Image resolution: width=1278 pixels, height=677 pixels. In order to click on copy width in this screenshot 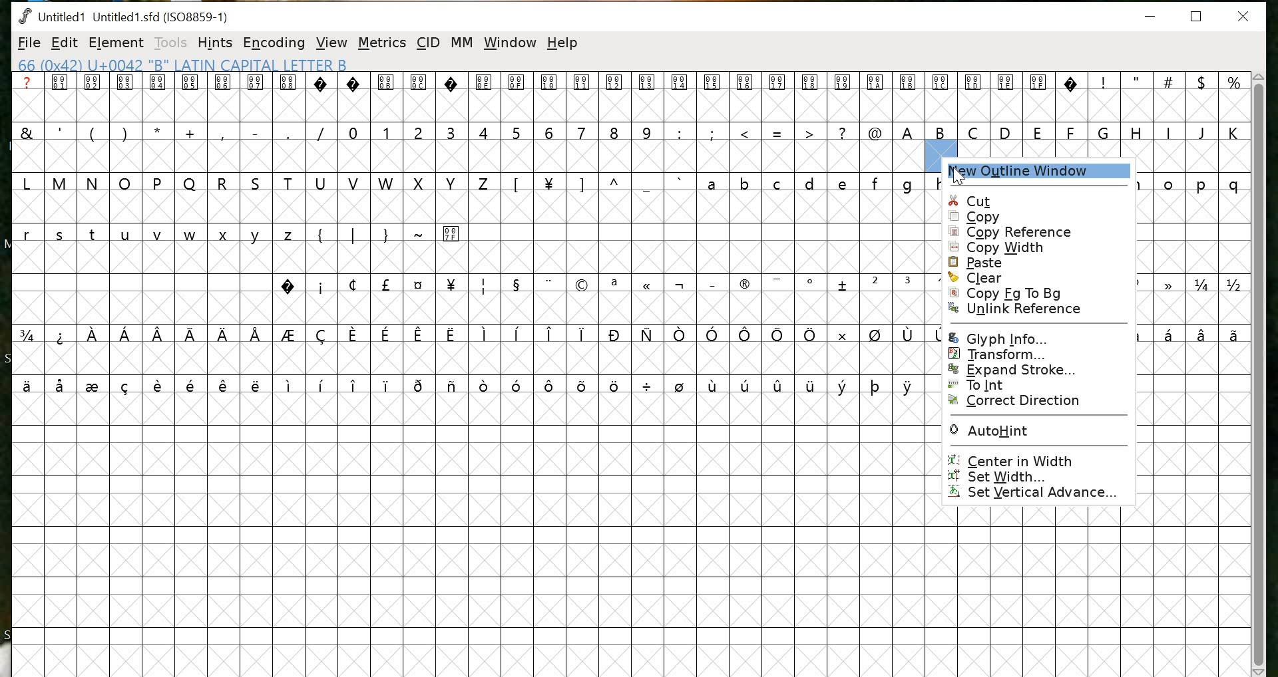, I will do `click(1040, 248)`.